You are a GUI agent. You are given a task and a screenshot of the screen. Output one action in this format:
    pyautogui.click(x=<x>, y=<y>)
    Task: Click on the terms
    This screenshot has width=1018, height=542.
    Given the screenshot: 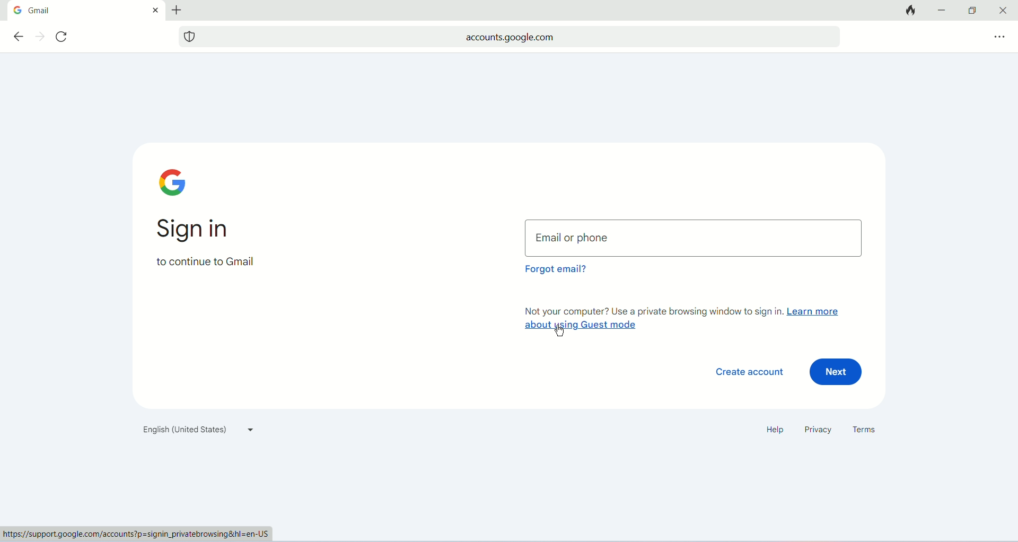 What is the action you would take?
    pyautogui.click(x=867, y=430)
    